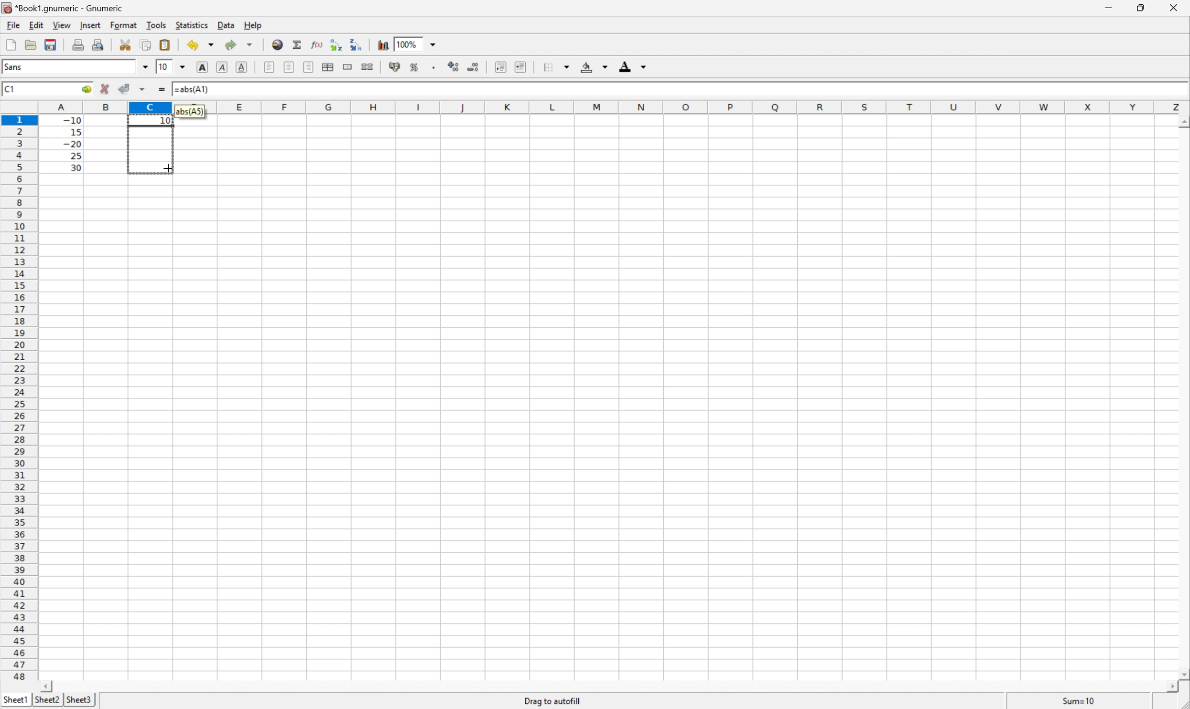 This screenshot has width=1190, height=709. Describe the element at coordinates (228, 26) in the screenshot. I see `Data` at that location.